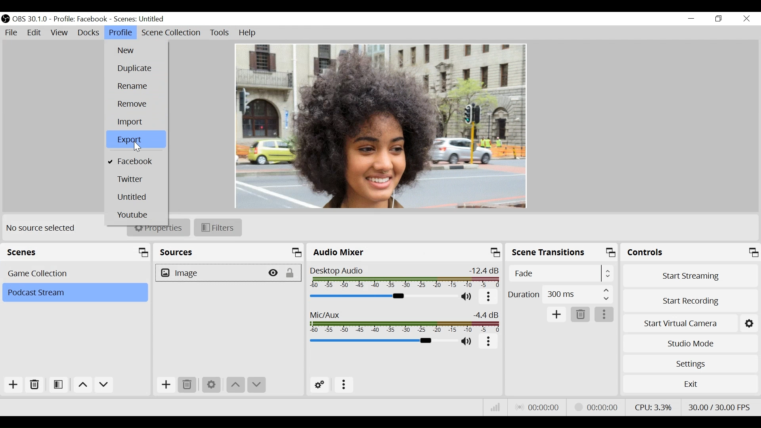 The height and width of the screenshot is (428, 761). Describe the element at coordinates (382, 125) in the screenshot. I see `Preview` at that location.